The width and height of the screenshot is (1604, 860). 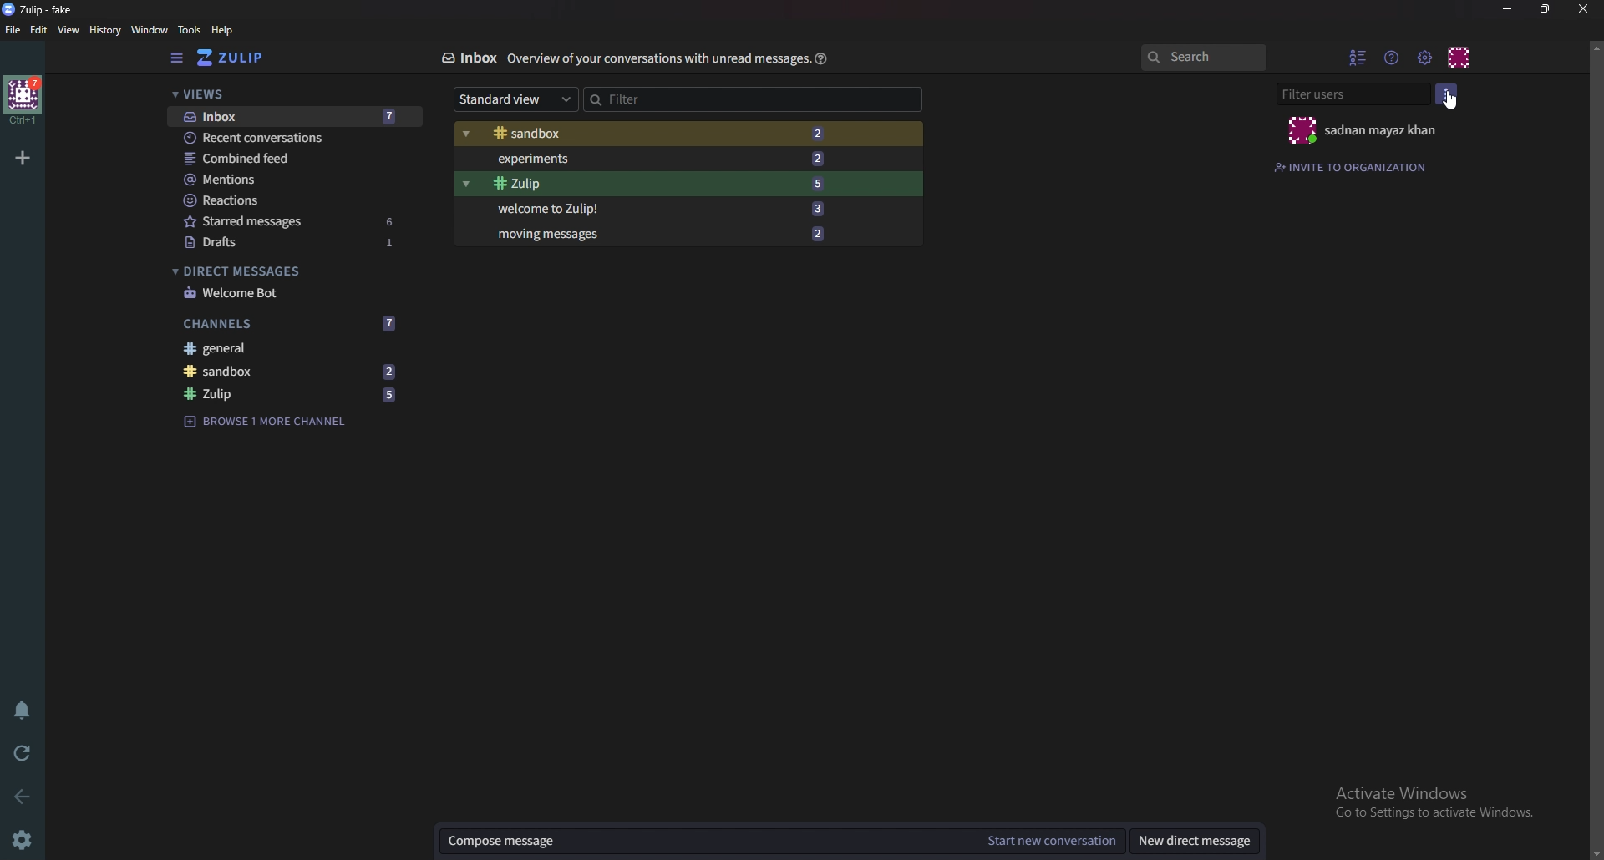 What do you see at coordinates (295, 138) in the screenshot?
I see `Recent conversations` at bounding box center [295, 138].